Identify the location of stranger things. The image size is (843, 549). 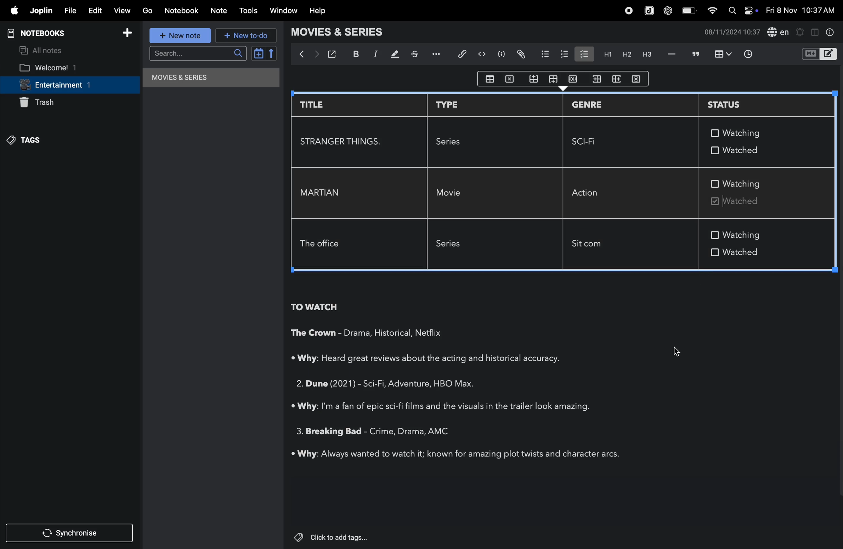
(343, 141).